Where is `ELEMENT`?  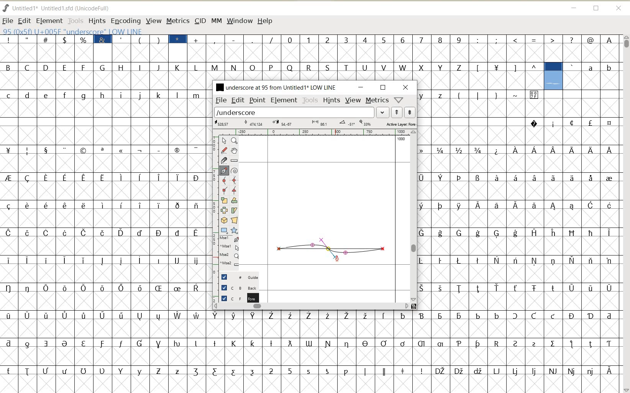
ELEMENT is located at coordinates (49, 21).